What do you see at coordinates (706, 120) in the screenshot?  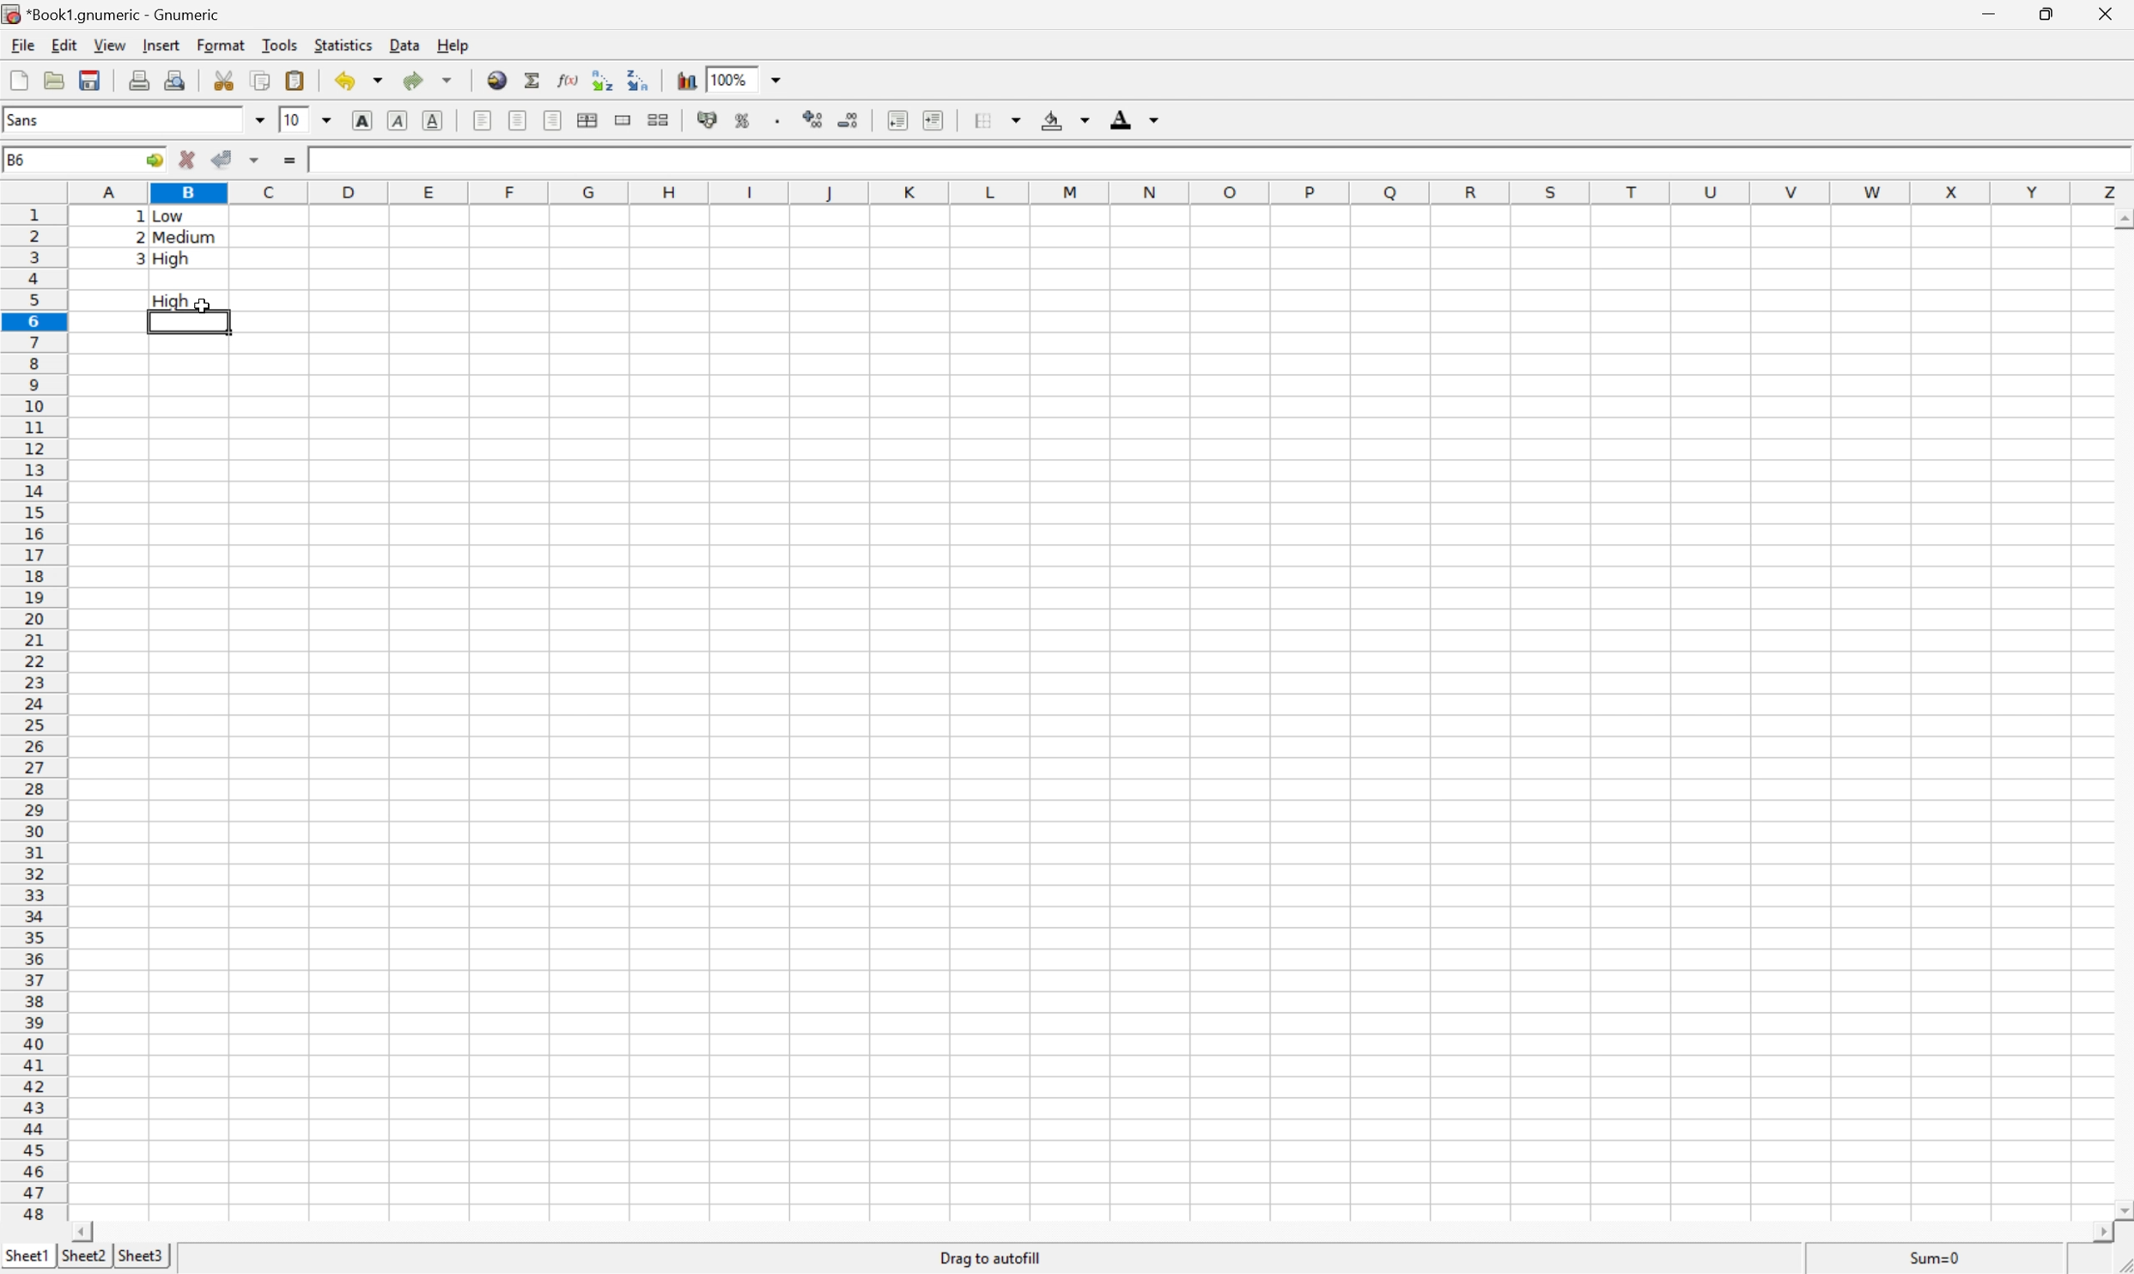 I see `Format the selection as accounting` at bounding box center [706, 120].